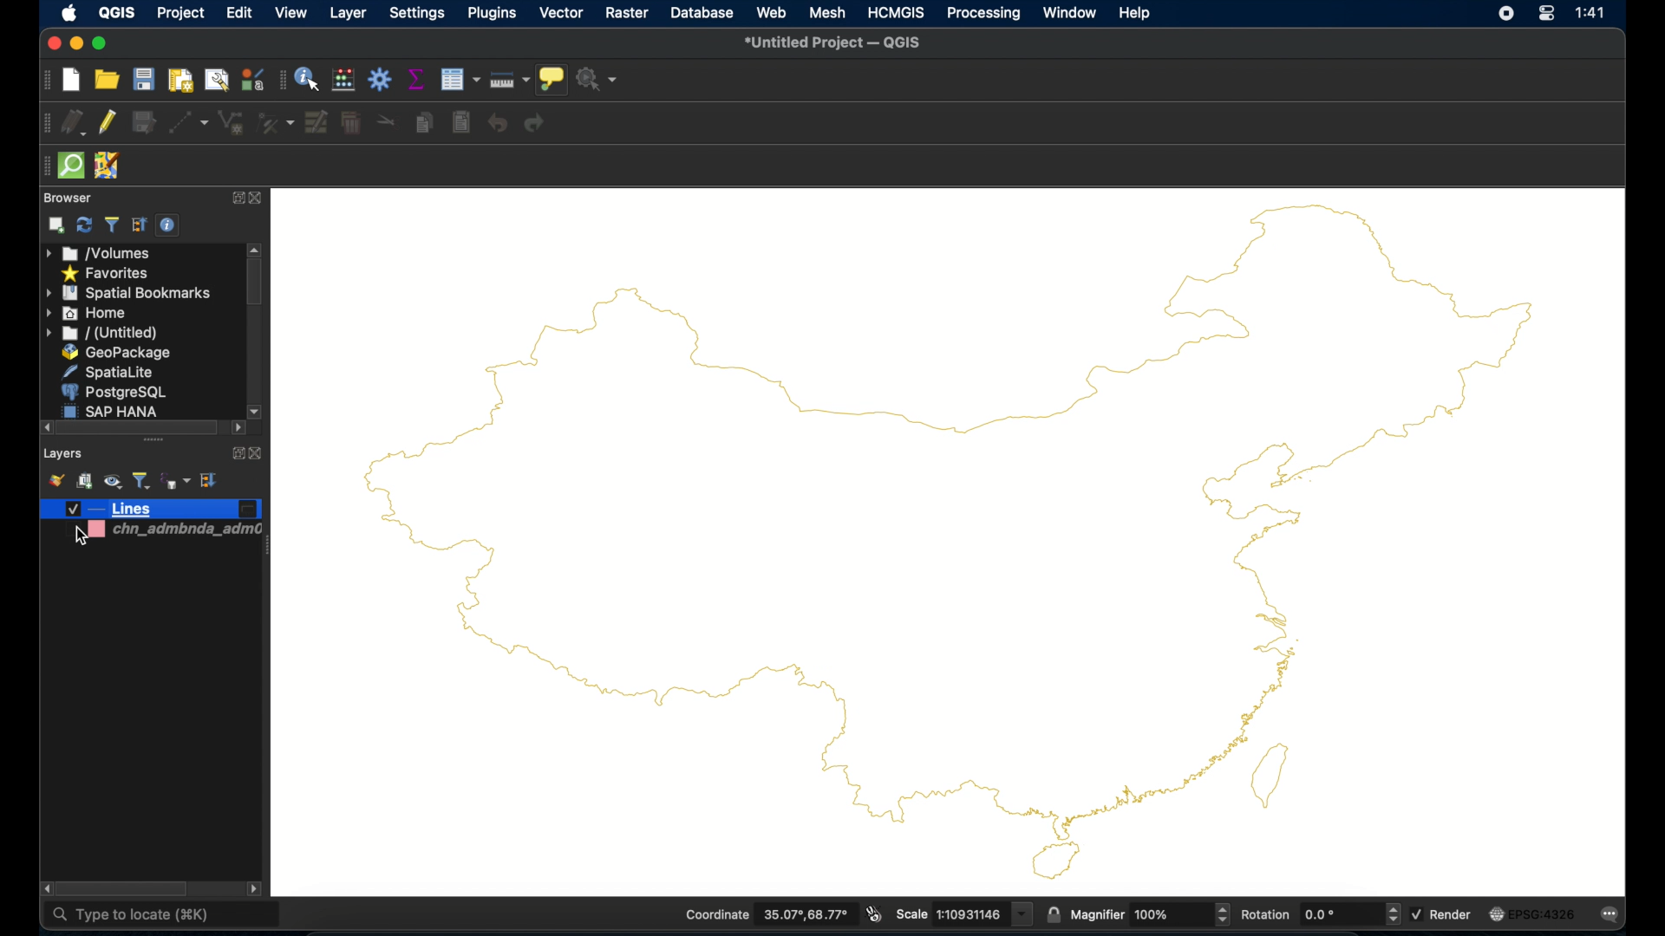 The image size is (1665, 936). I want to click on open project, so click(106, 80).